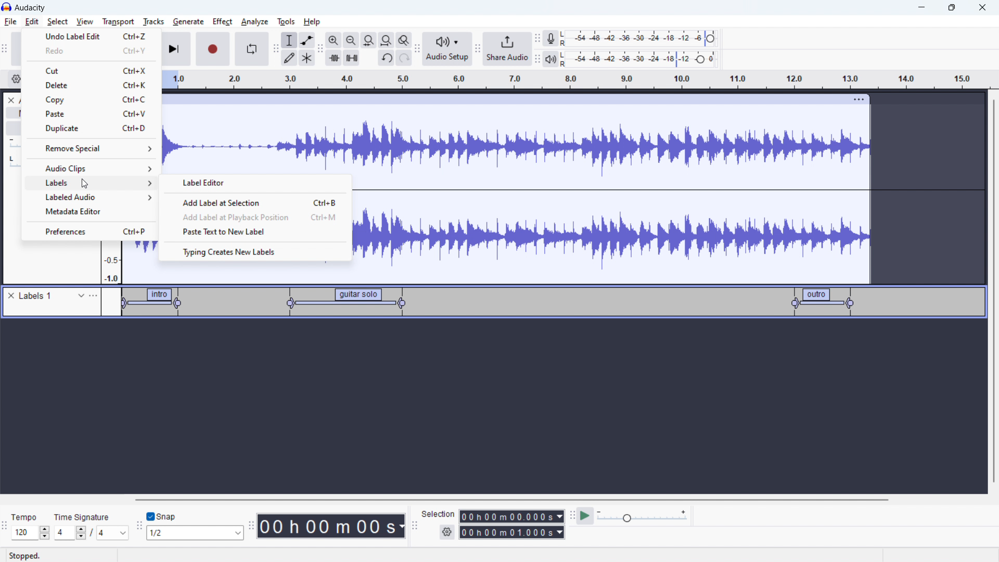 This screenshot has width=999, height=562. I want to click on Audacity, so click(30, 8).